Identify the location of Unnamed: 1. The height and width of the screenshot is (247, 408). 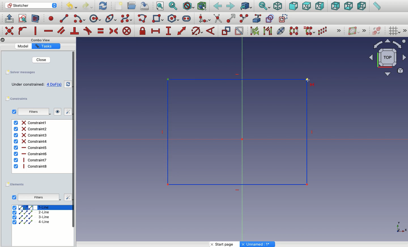
(258, 244).